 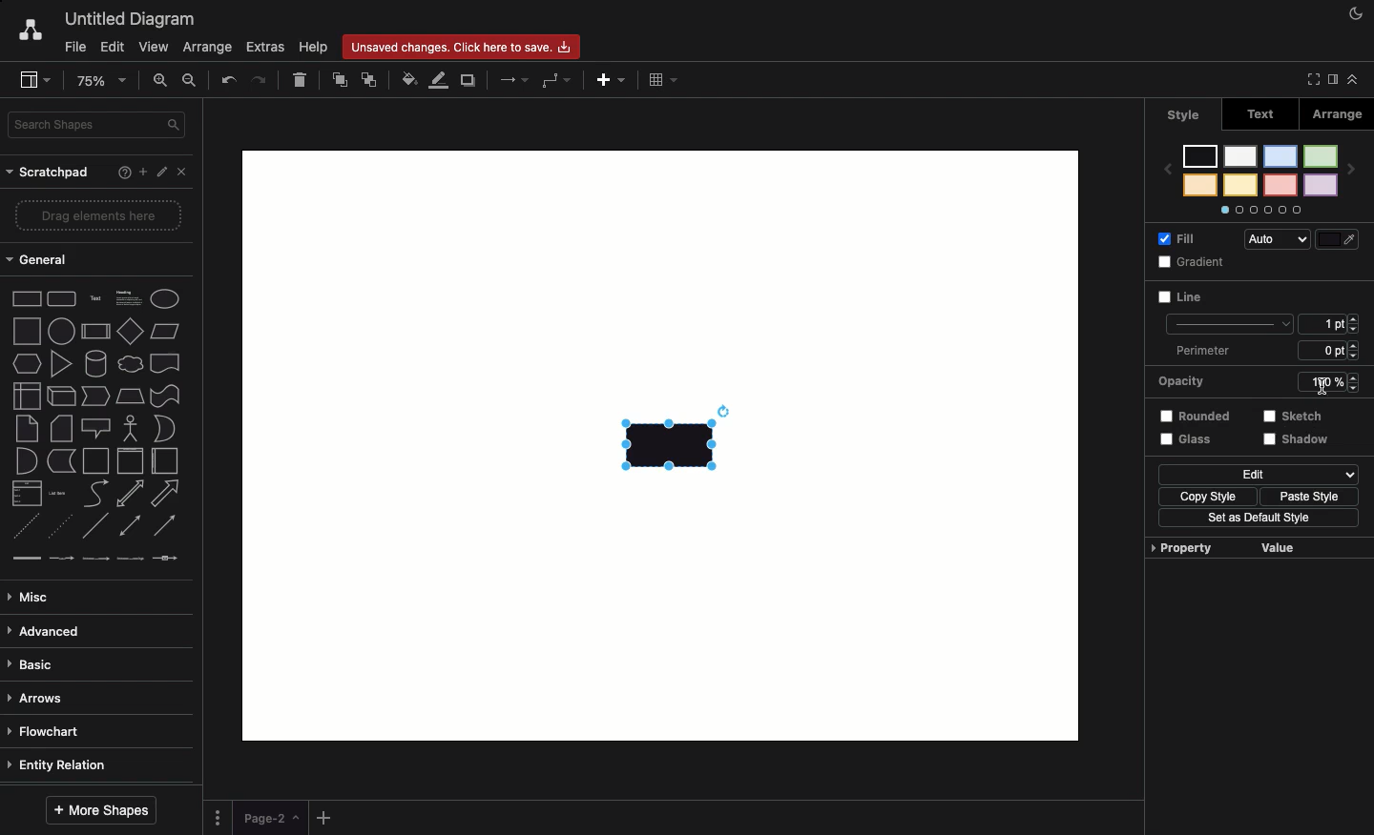 What do you see at coordinates (131, 495) in the screenshot?
I see `bidirectional arrow` at bounding box center [131, 495].